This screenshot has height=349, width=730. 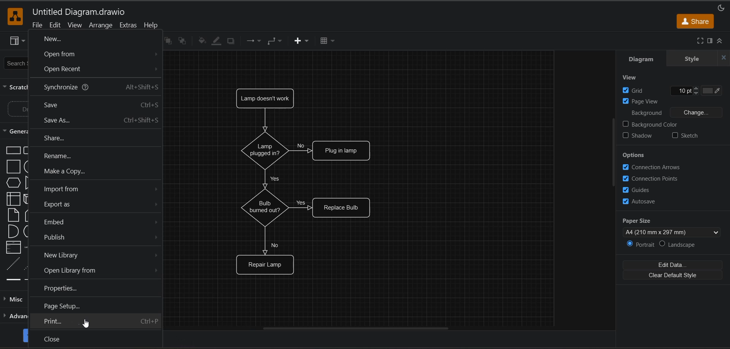 What do you see at coordinates (636, 244) in the screenshot?
I see `portrait` at bounding box center [636, 244].